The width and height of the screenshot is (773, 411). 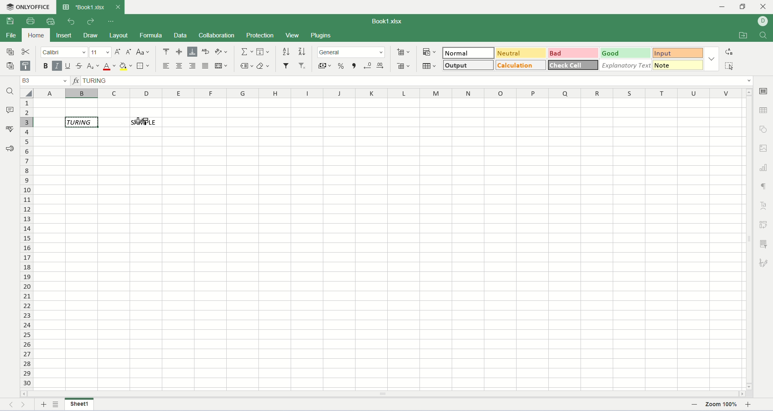 I want to click on minimize, so click(x=726, y=7).